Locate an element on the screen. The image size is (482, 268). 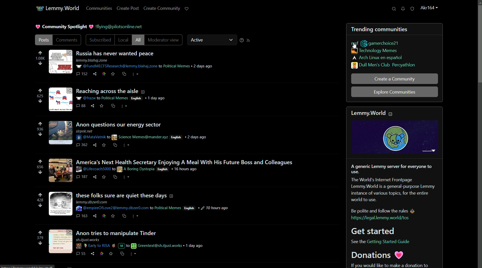
post-5 is located at coordinates (126, 195).